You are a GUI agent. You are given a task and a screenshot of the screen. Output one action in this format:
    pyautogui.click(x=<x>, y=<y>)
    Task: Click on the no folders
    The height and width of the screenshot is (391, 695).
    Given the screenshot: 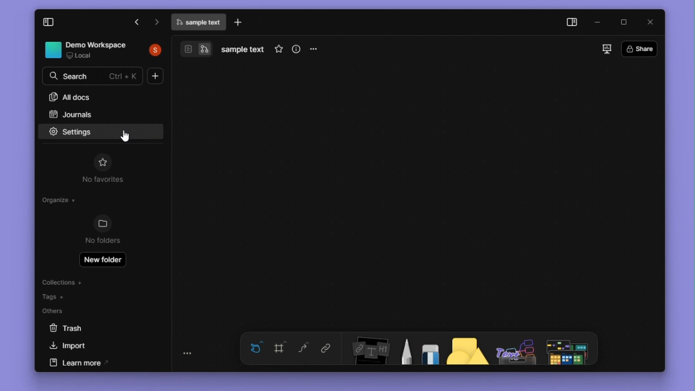 What is the action you would take?
    pyautogui.click(x=105, y=242)
    